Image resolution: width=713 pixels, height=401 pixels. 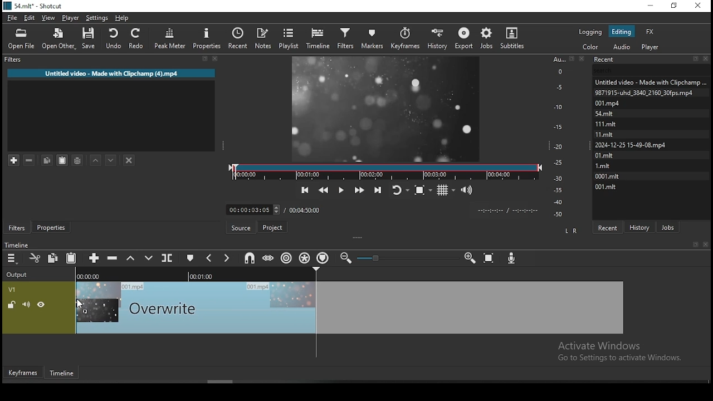 I want to click on jobs, so click(x=486, y=38).